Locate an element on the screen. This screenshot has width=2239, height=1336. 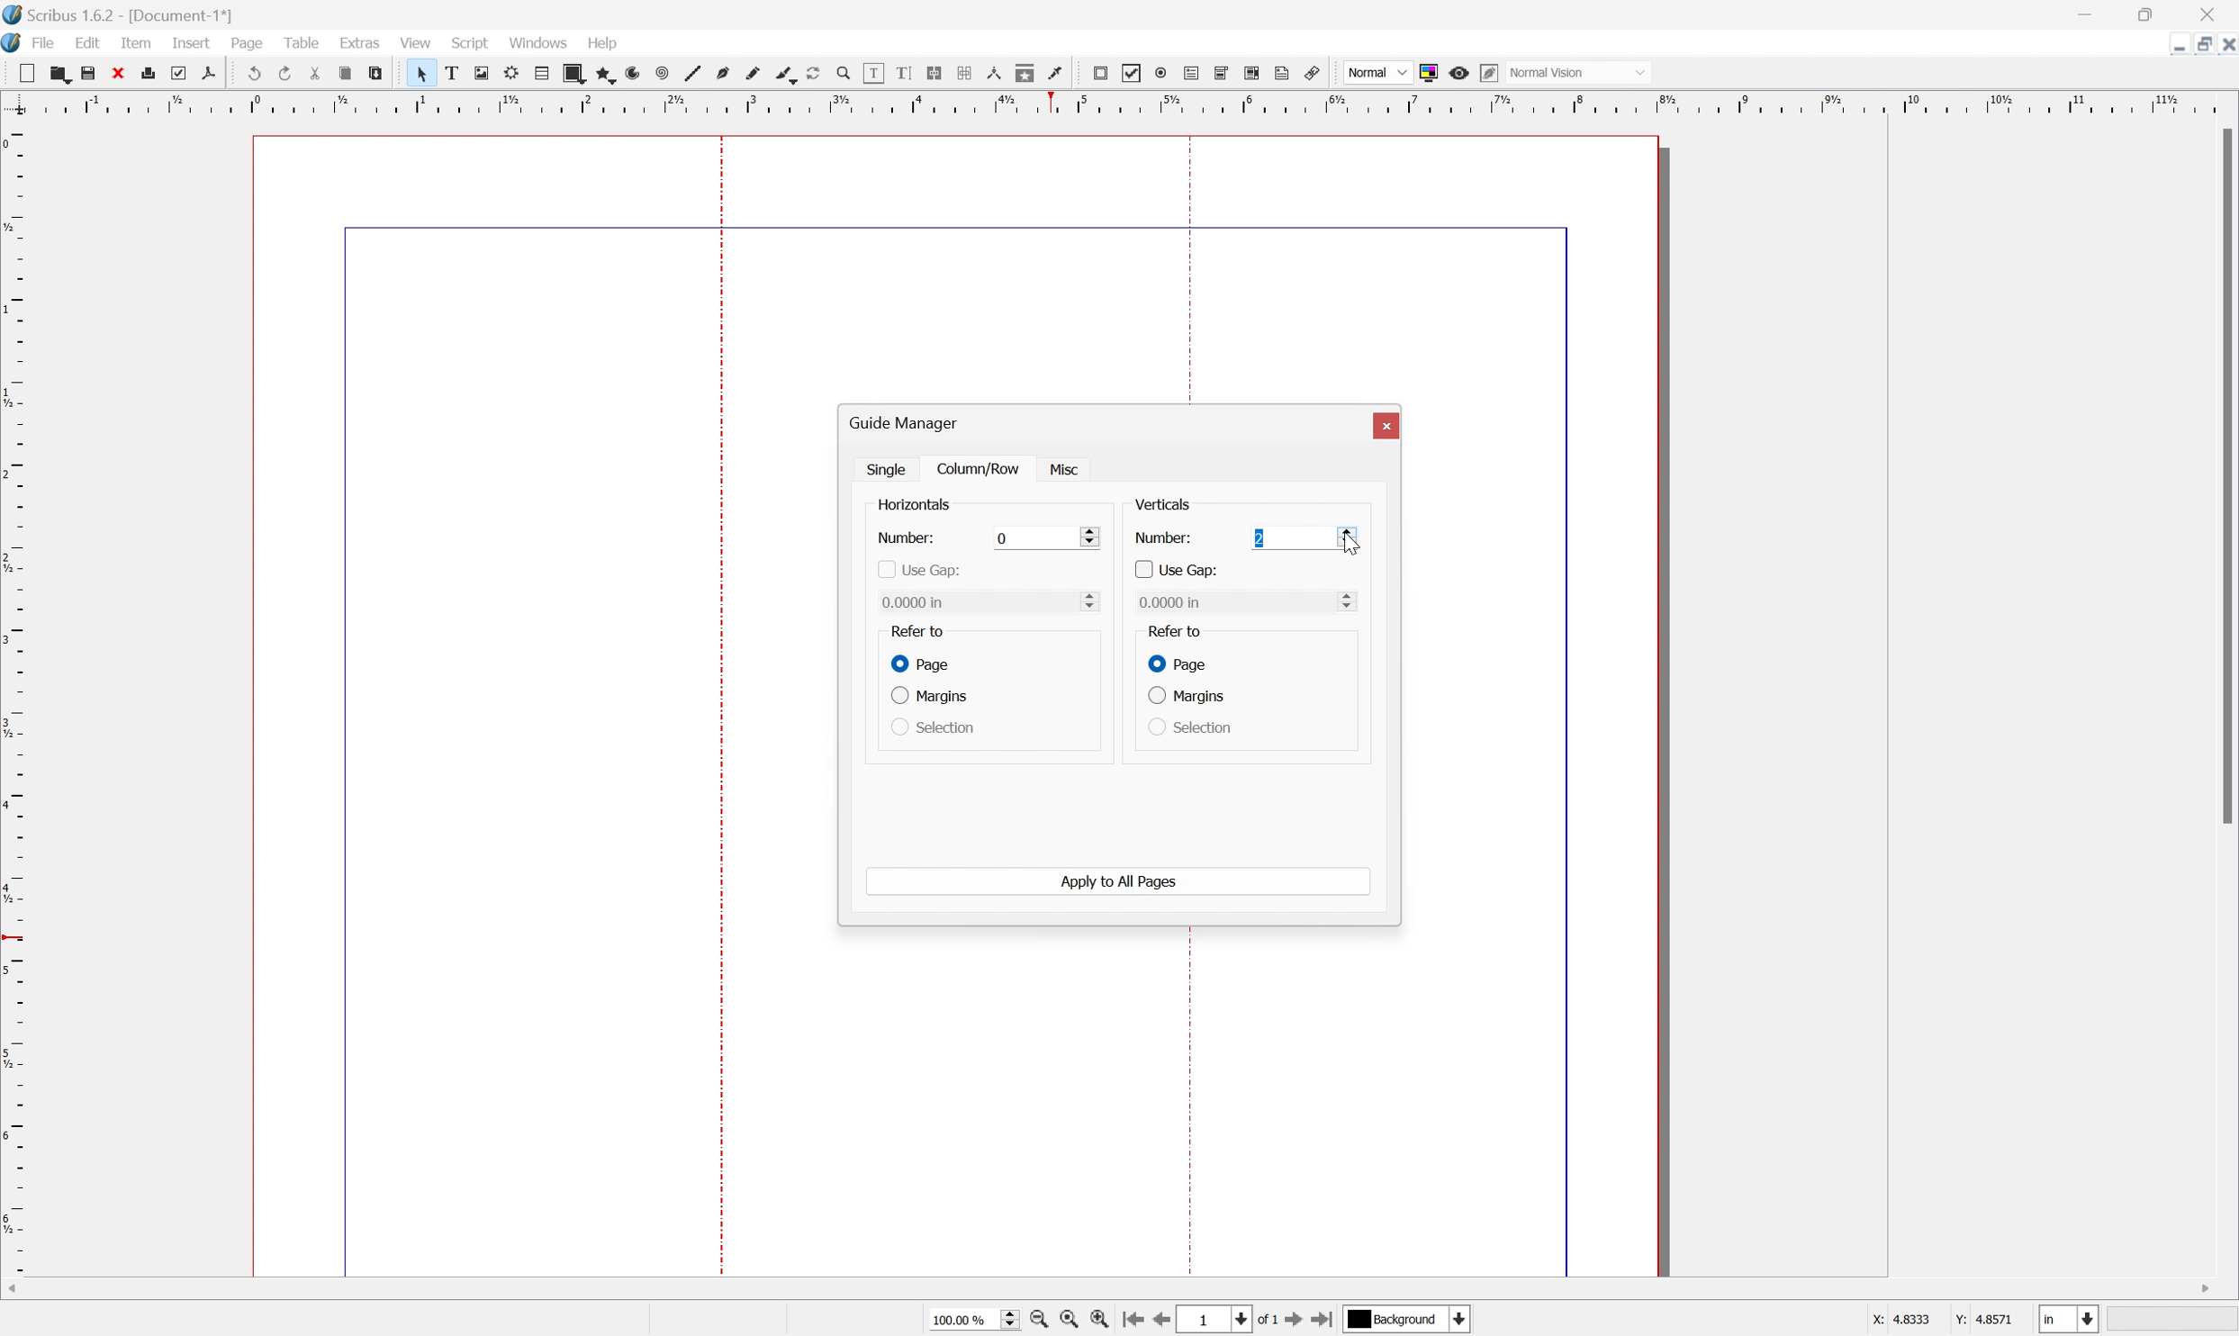
freehand line is located at coordinates (754, 75).